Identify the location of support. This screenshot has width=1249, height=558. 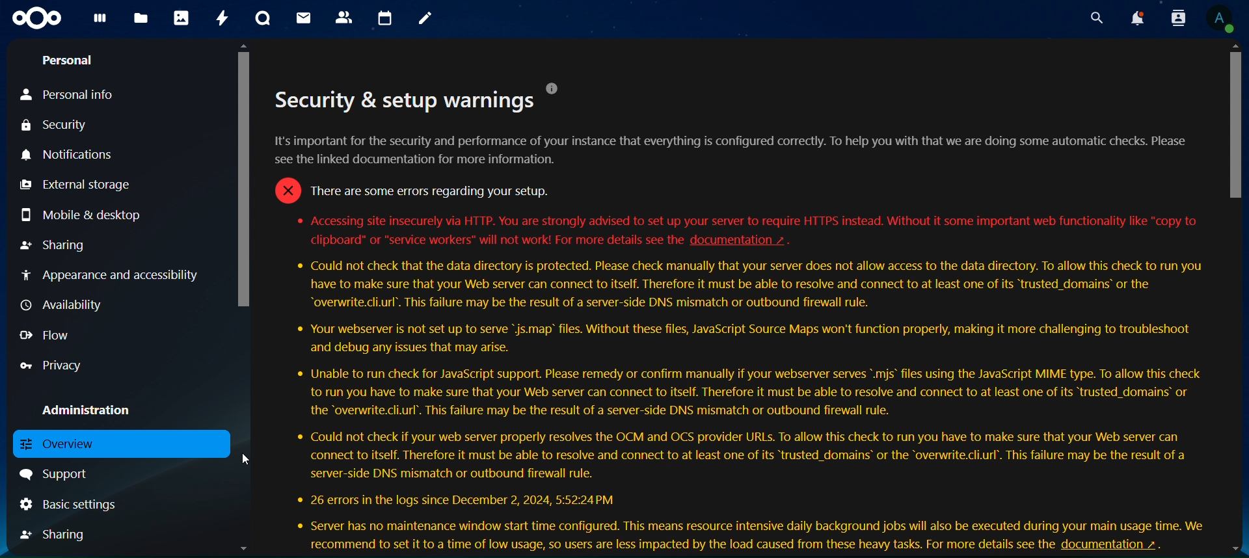
(58, 471).